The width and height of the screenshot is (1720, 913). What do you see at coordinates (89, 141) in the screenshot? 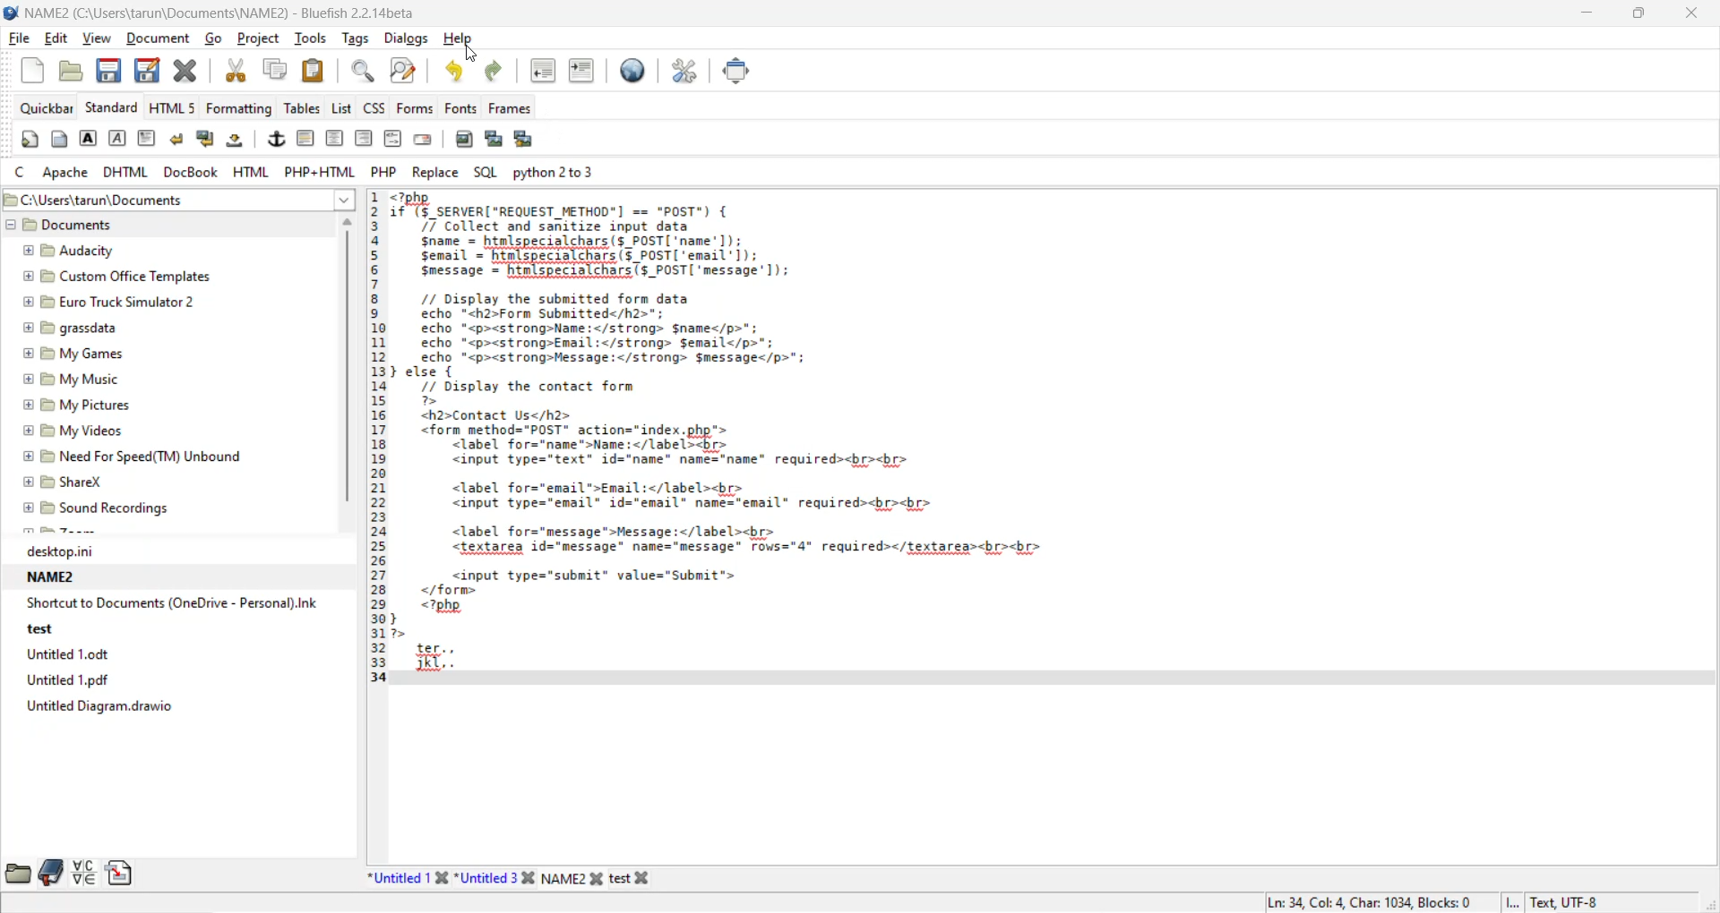
I see `strong` at bounding box center [89, 141].